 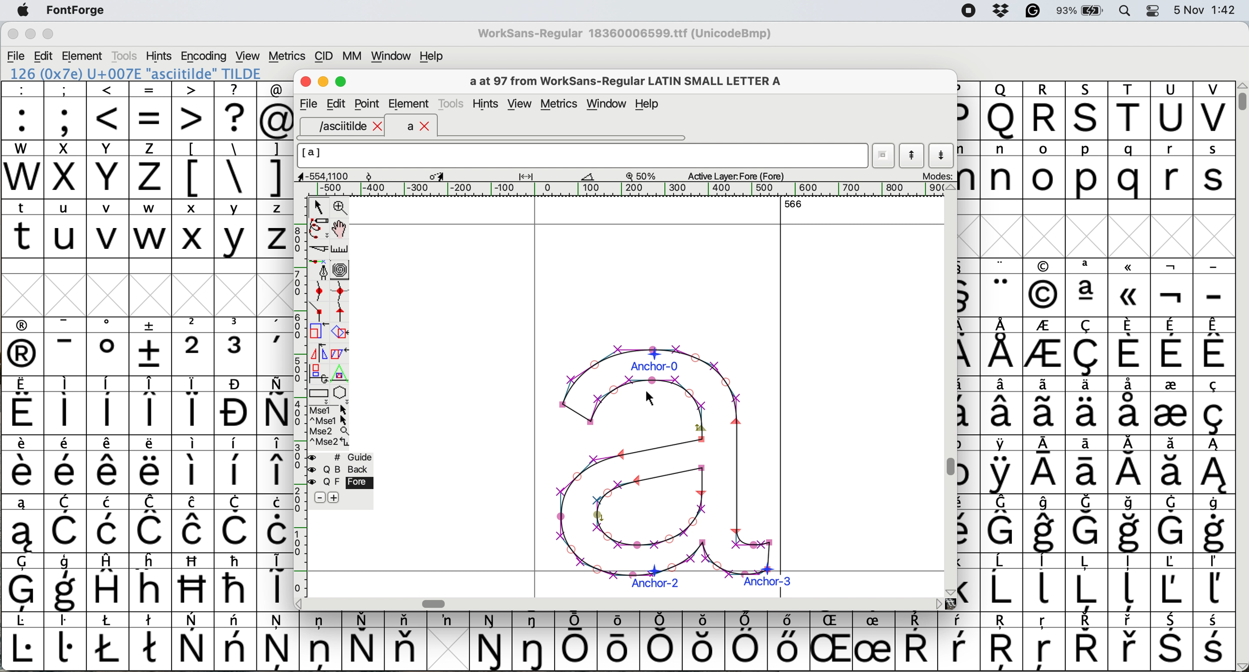 I want to click on element, so click(x=409, y=105).